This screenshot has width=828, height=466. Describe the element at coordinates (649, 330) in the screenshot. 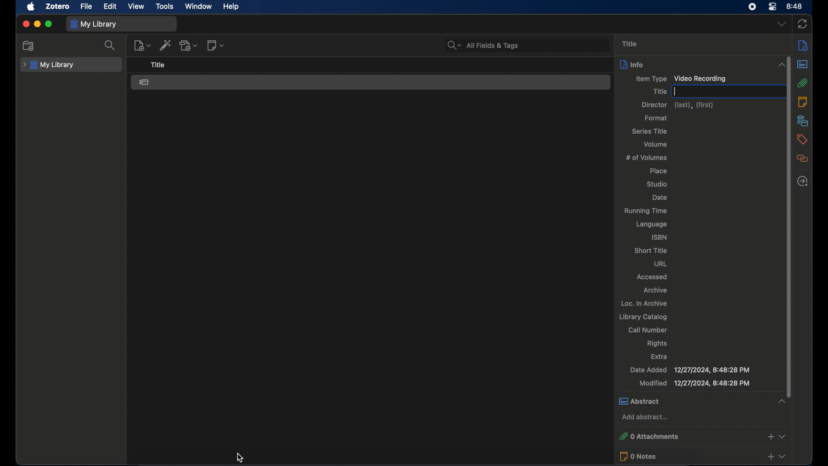

I see `call number` at that location.